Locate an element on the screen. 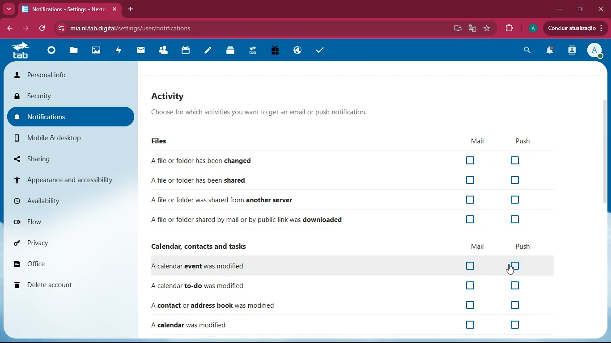 Image resolution: width=611 pixels, height=343 pixels. A calendar to-do was modified is located at coordinates (195, 286).